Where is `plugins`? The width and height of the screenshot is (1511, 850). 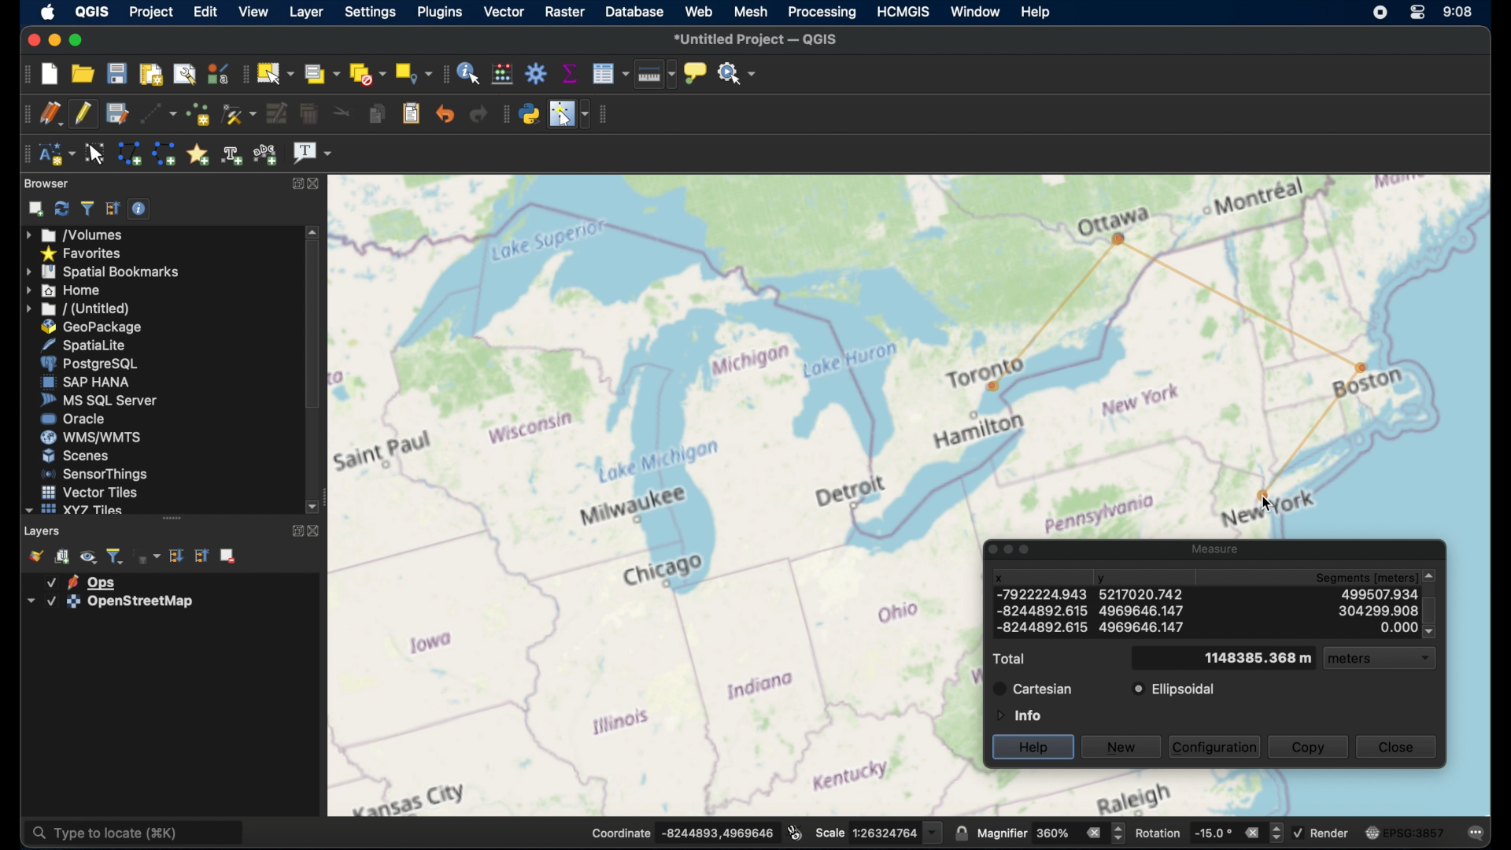 plugins is located at coordinates (438, 13).